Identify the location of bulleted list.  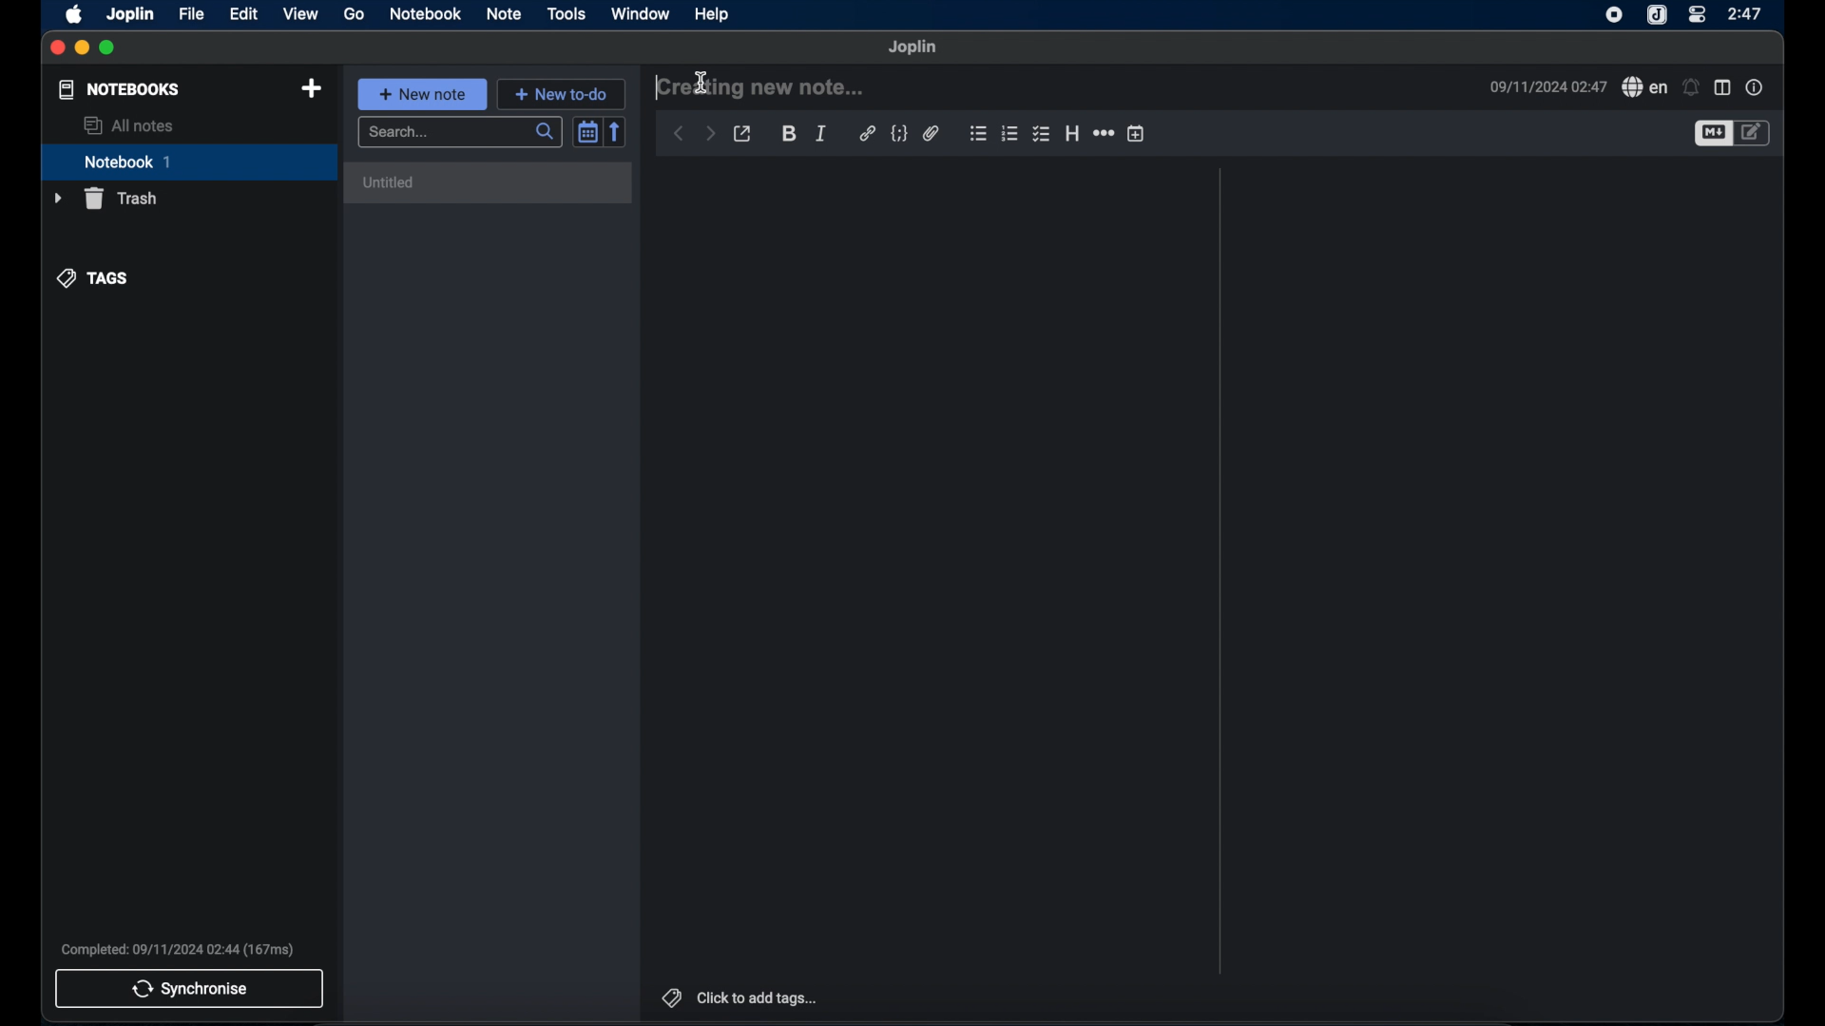
(977, 133).